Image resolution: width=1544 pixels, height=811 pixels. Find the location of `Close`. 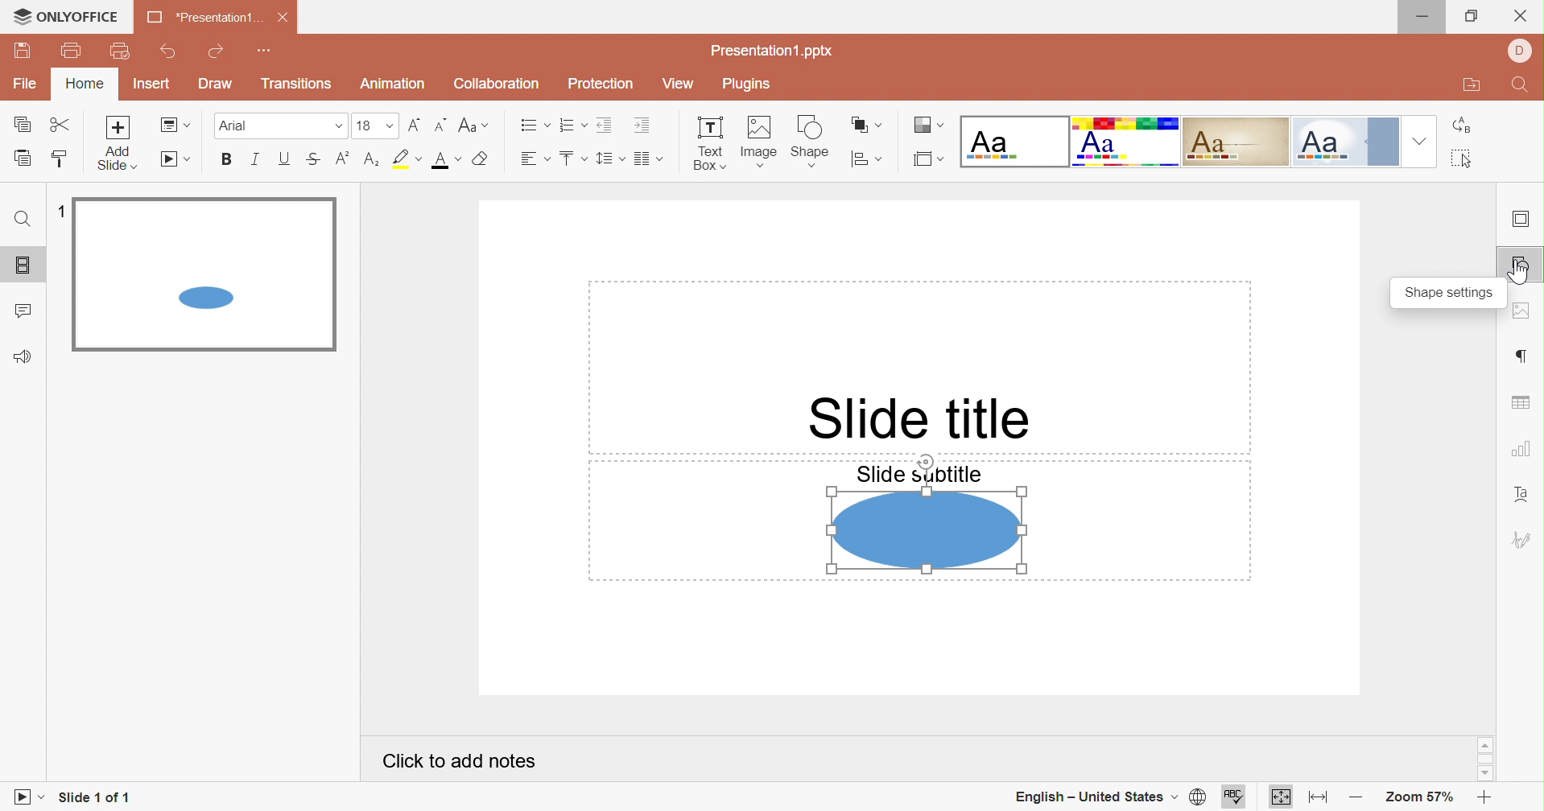

Close is located at coordinates (1521, 16).